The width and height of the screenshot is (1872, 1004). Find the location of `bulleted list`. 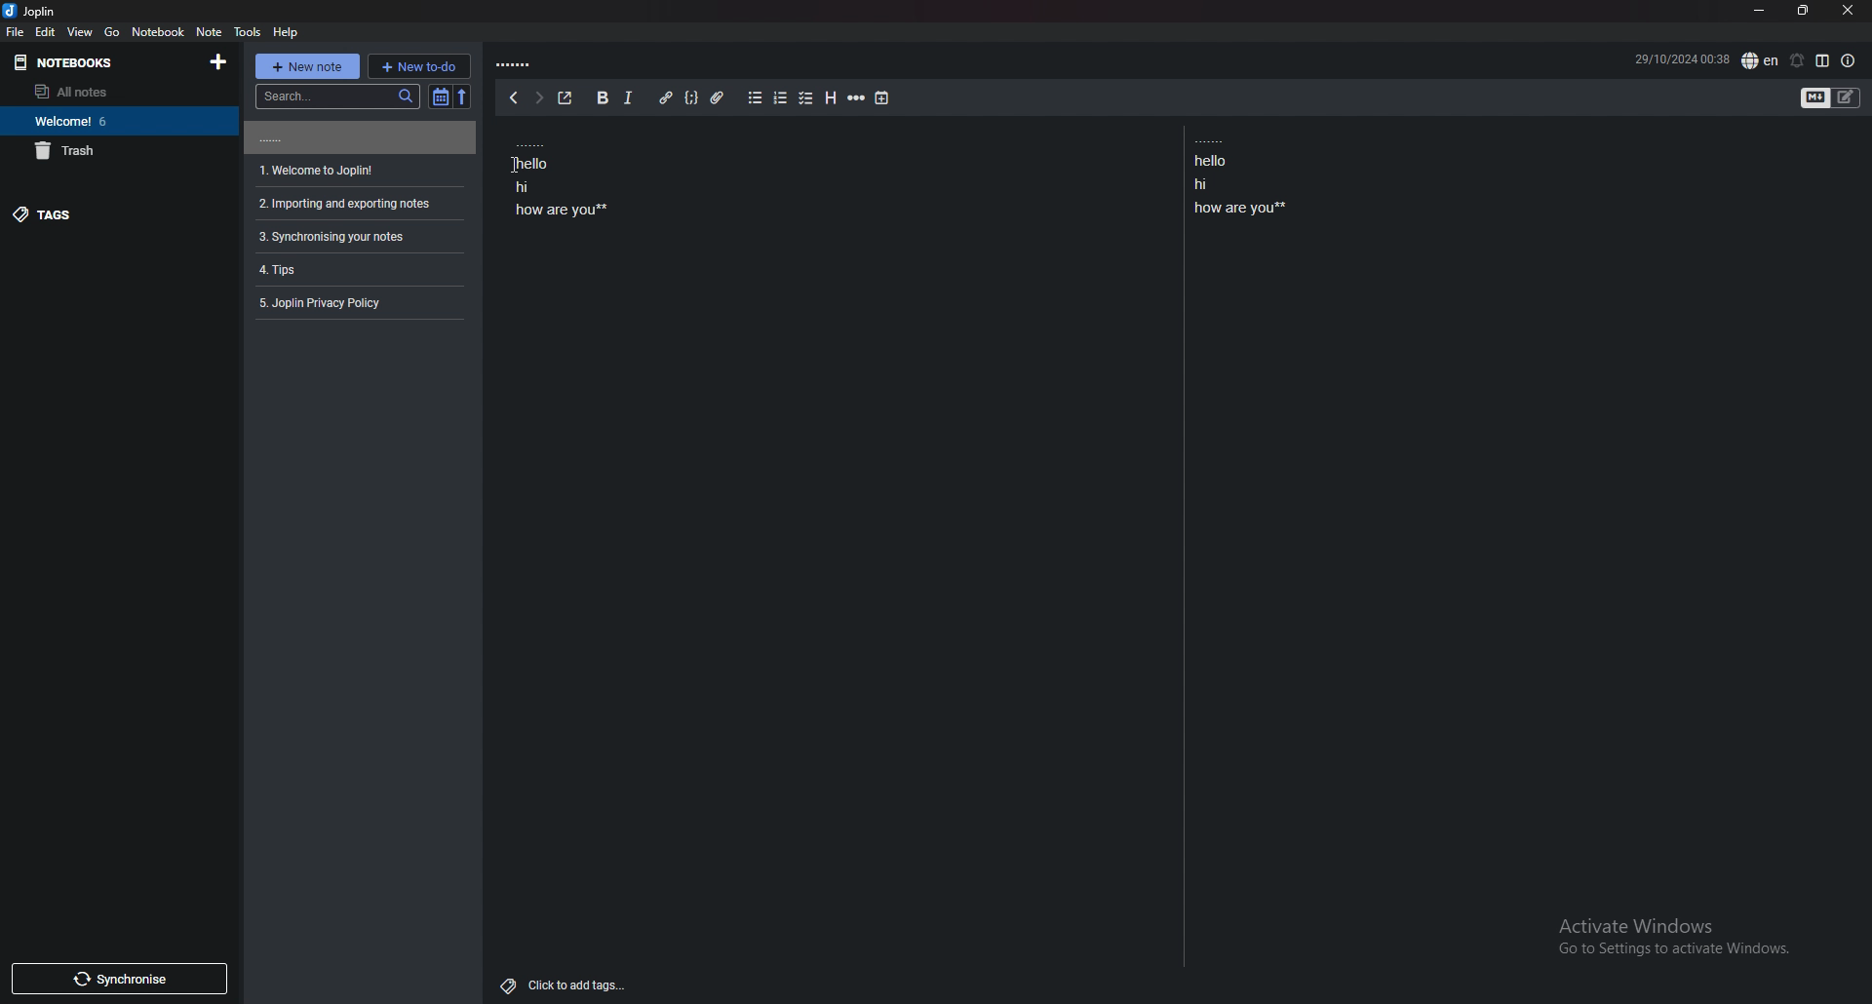

bulleted list is located at coordinates (756, 98).